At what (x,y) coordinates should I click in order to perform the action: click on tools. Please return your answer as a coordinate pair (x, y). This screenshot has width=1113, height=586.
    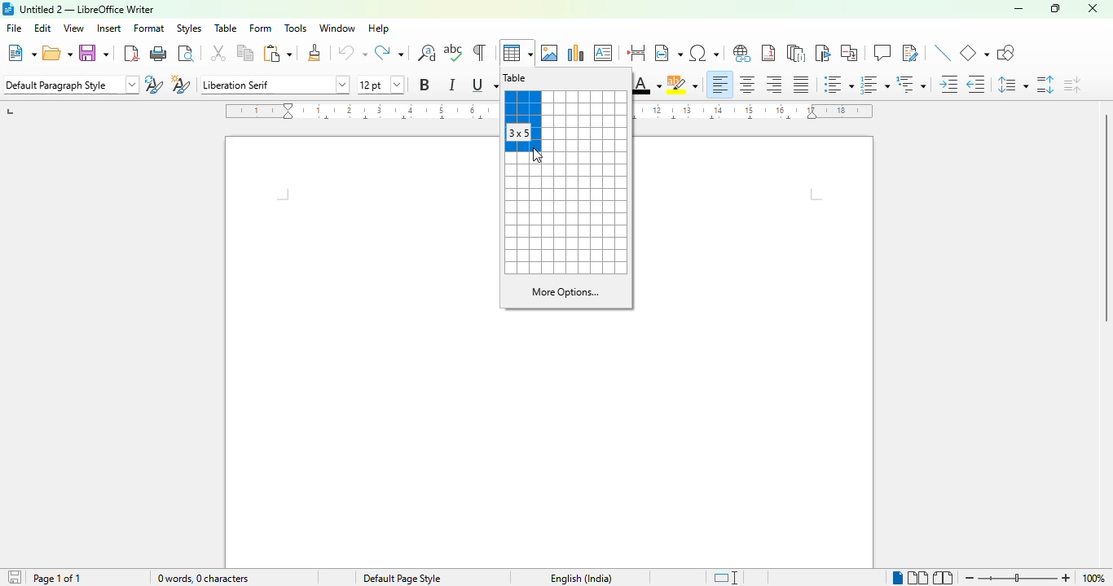
    Looking at the image, I should click on (297, 28).